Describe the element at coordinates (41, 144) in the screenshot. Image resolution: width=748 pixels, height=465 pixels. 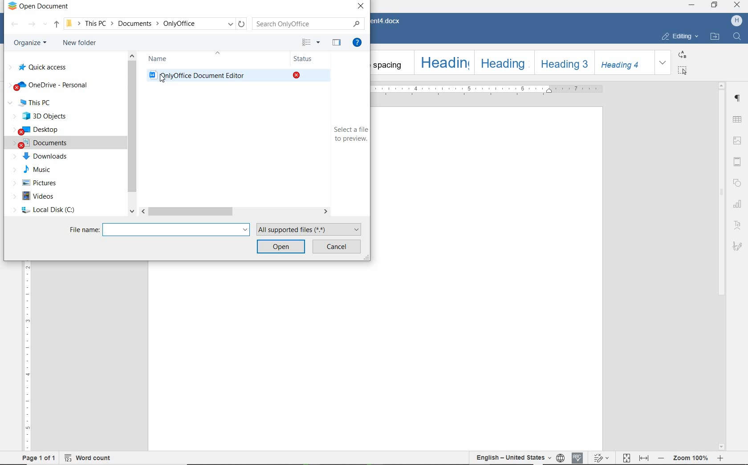
I see `documents` at that location.